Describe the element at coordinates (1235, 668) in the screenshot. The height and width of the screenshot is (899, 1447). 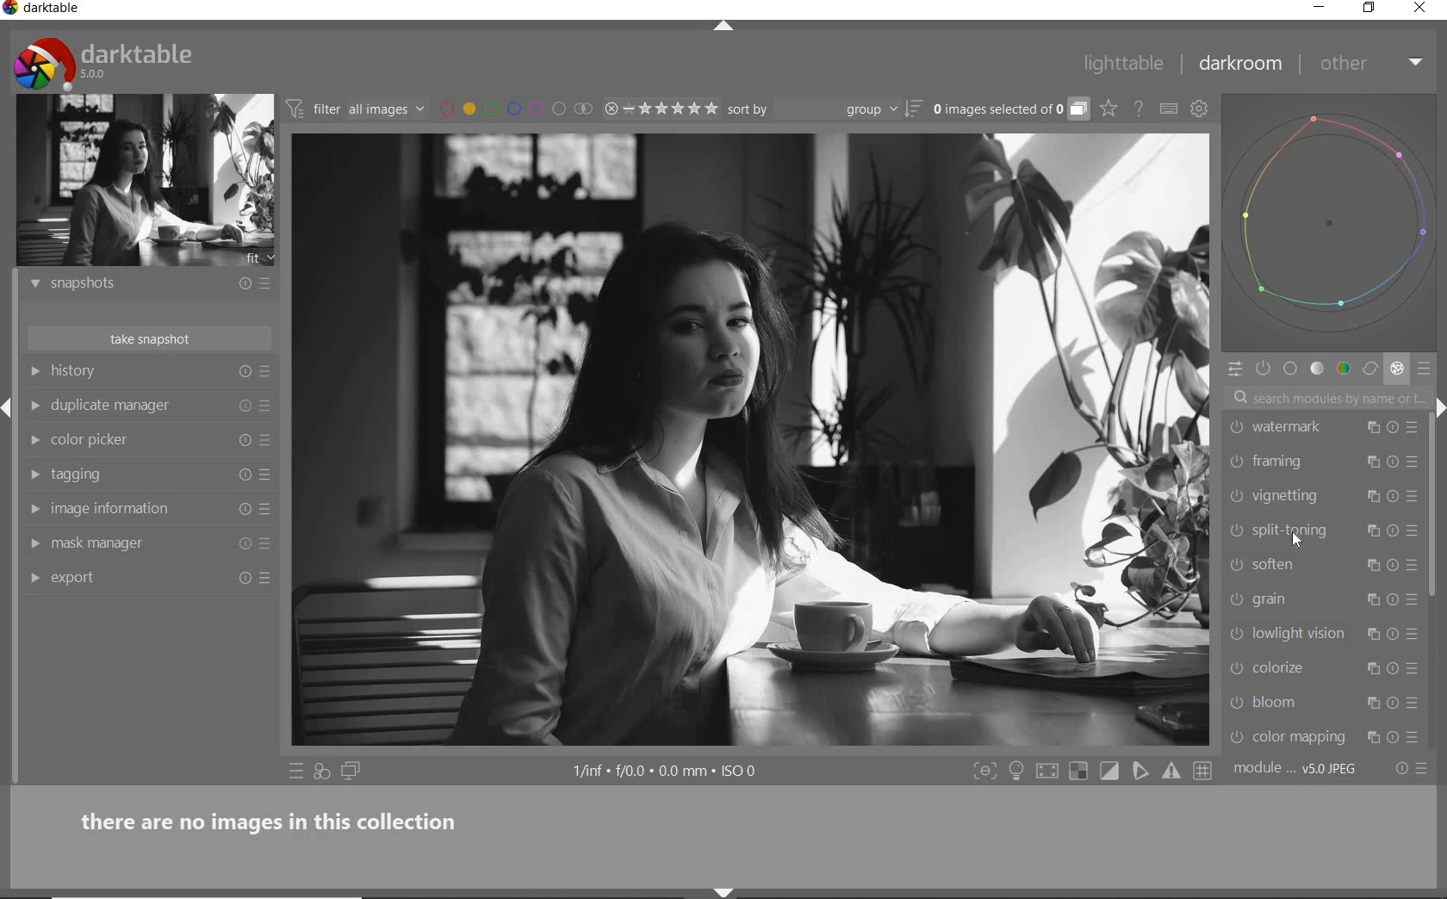
I see `'colonize' is switched off` at that location.